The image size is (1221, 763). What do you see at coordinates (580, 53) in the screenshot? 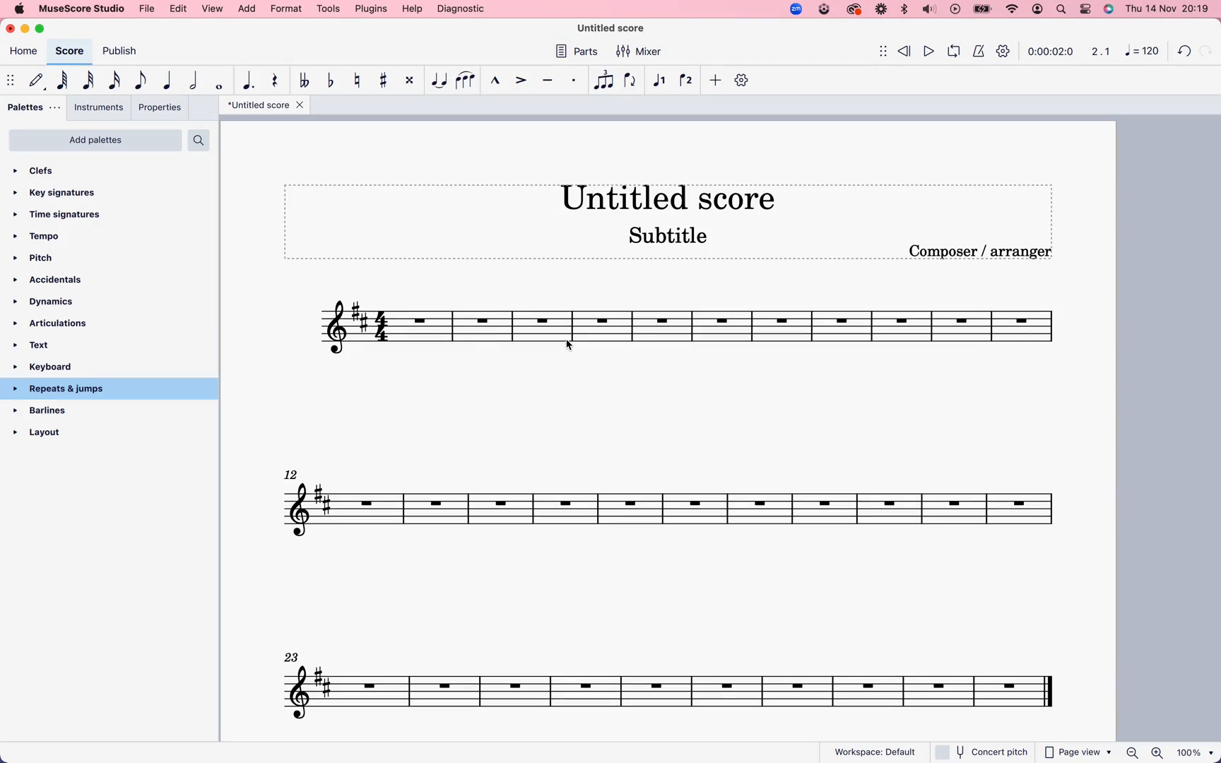
I see `parts` at bounding box center [580, 53].